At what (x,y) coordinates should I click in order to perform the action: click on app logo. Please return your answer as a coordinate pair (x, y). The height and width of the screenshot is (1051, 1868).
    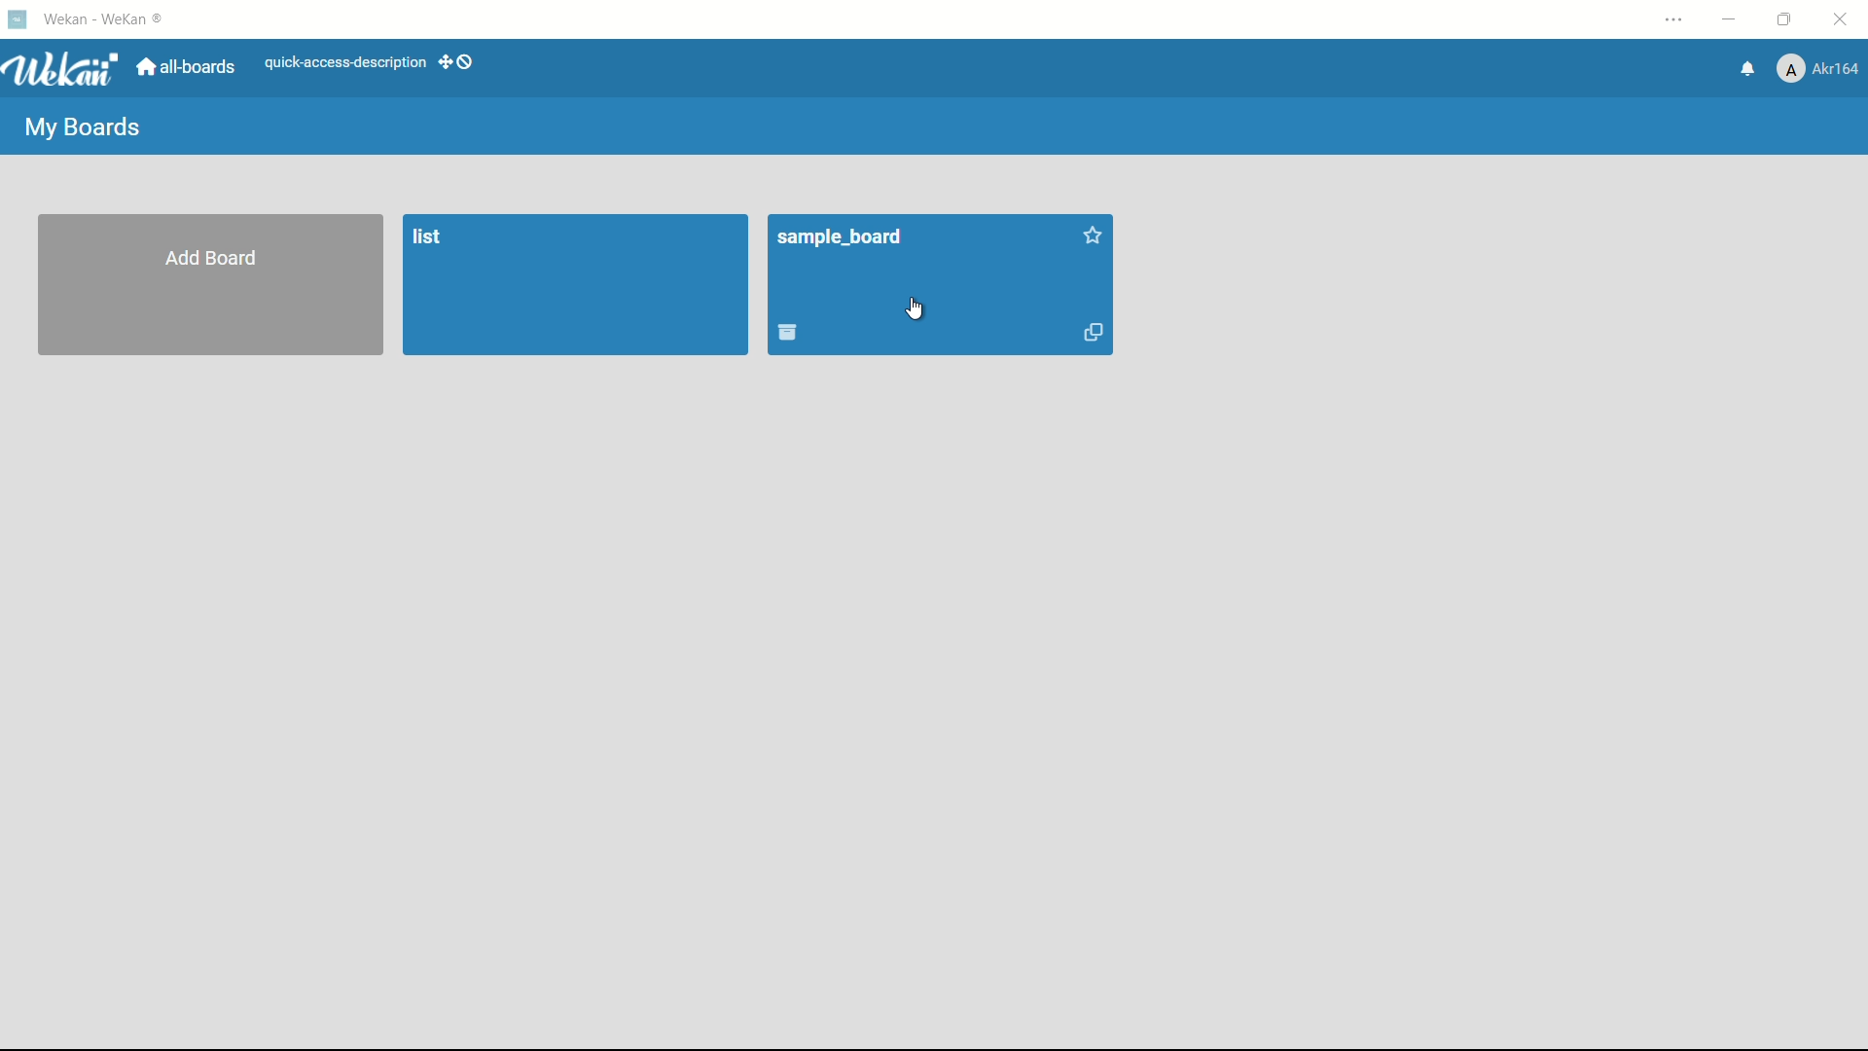
    Looking at the image, I should click on (60, 69).